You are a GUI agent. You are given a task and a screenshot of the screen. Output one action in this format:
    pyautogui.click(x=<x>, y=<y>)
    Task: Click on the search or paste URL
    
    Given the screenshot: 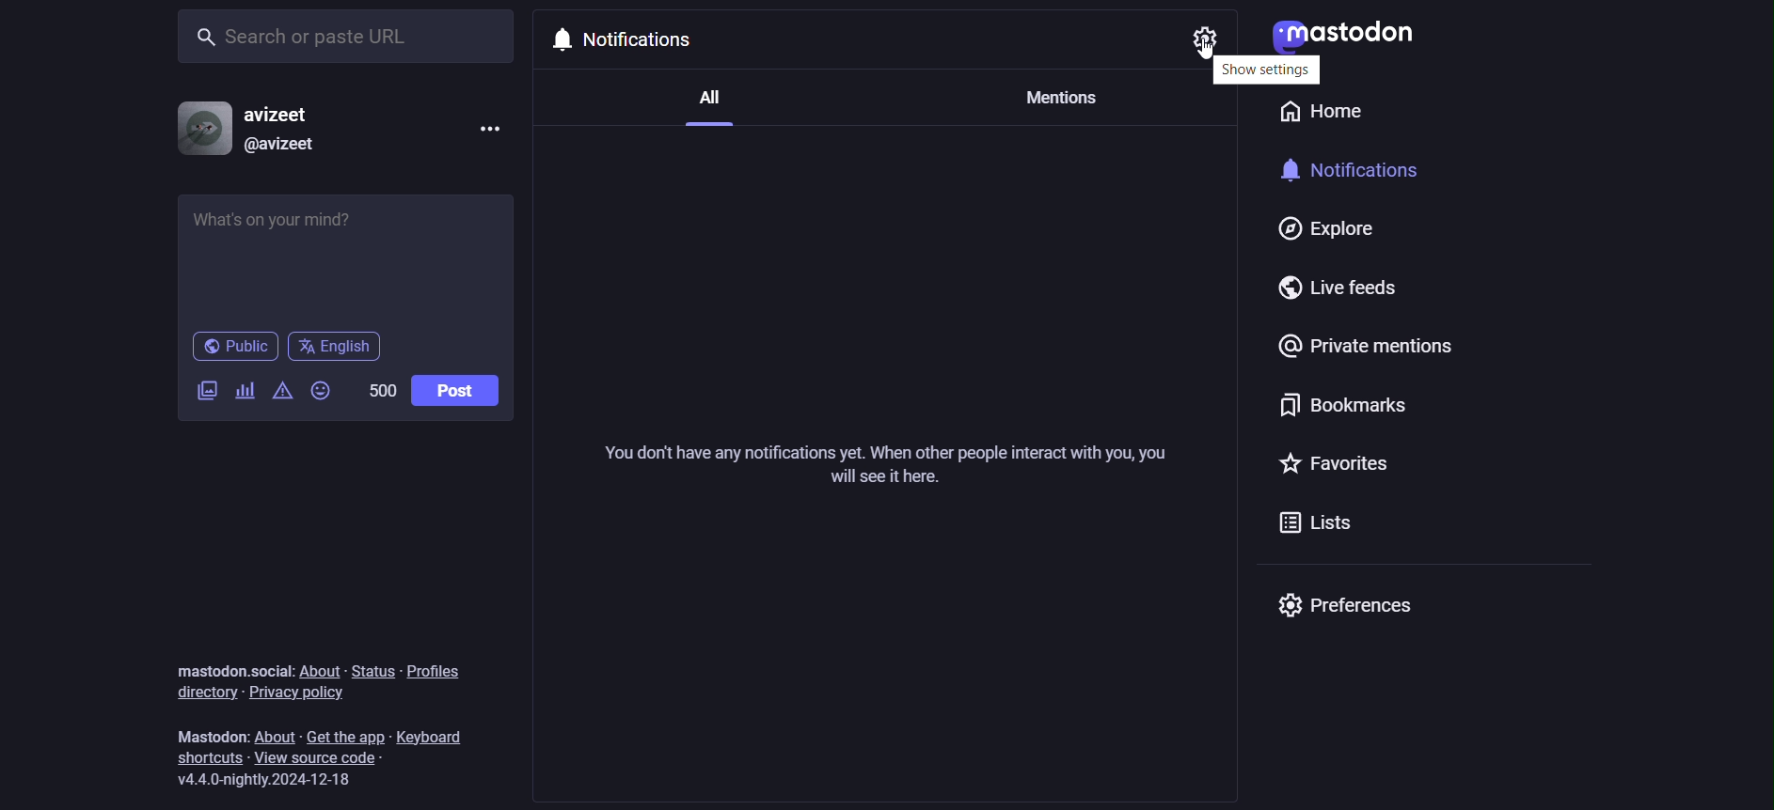 What is the action you would take?
    pyautogui.click(x=347, y=32)
    